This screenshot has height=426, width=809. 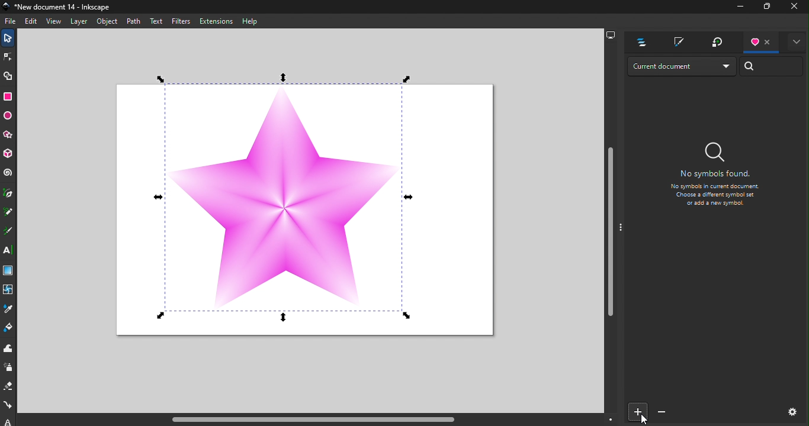 What do you see at coordinates (8, 211) in the screenshot?
I see `Pencil tool` at bounding box center [8, 211].